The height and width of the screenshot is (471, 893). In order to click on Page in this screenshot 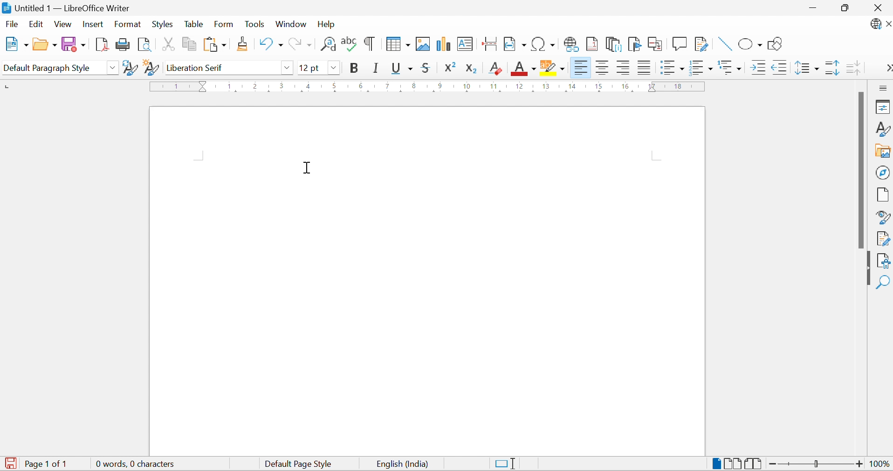, I will do `click(884, 195)`.